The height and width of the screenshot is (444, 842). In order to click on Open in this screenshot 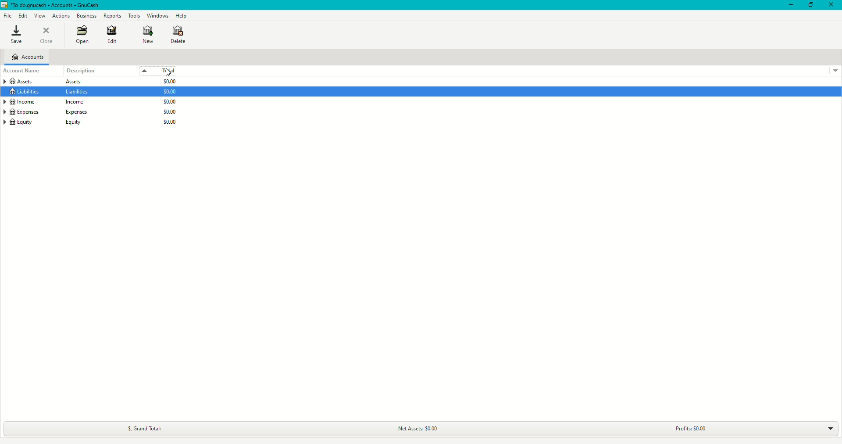, I will do `click(82, 35)`.